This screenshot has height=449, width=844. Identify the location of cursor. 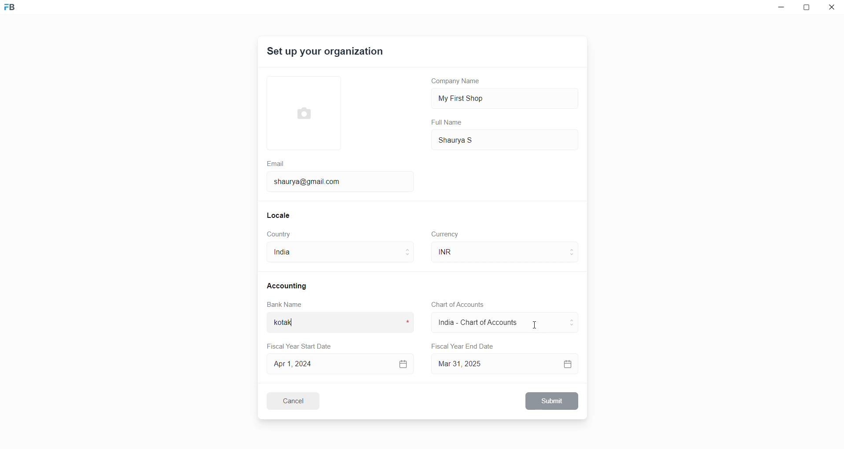
(536, 326).